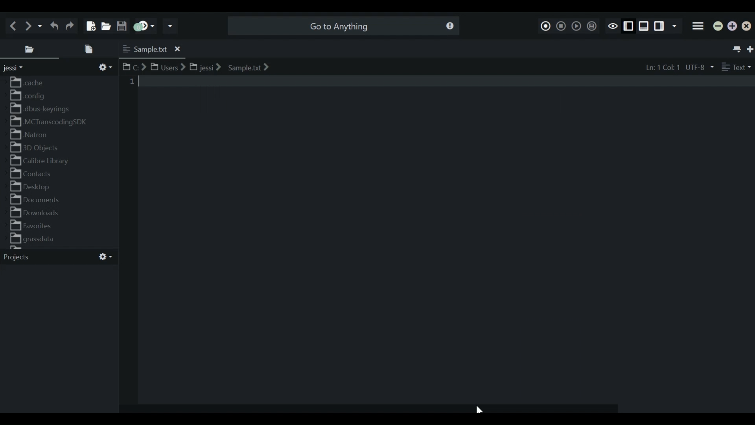  What do you see at coordinates (674, 26) in the screenshot?
I see `Show specific Sidebar` at bounding box center [674, 26].